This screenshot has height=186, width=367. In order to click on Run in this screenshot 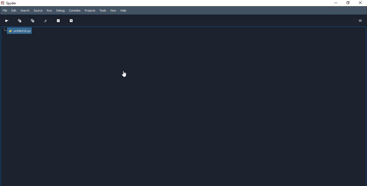, I will do `click(50, 11)`.